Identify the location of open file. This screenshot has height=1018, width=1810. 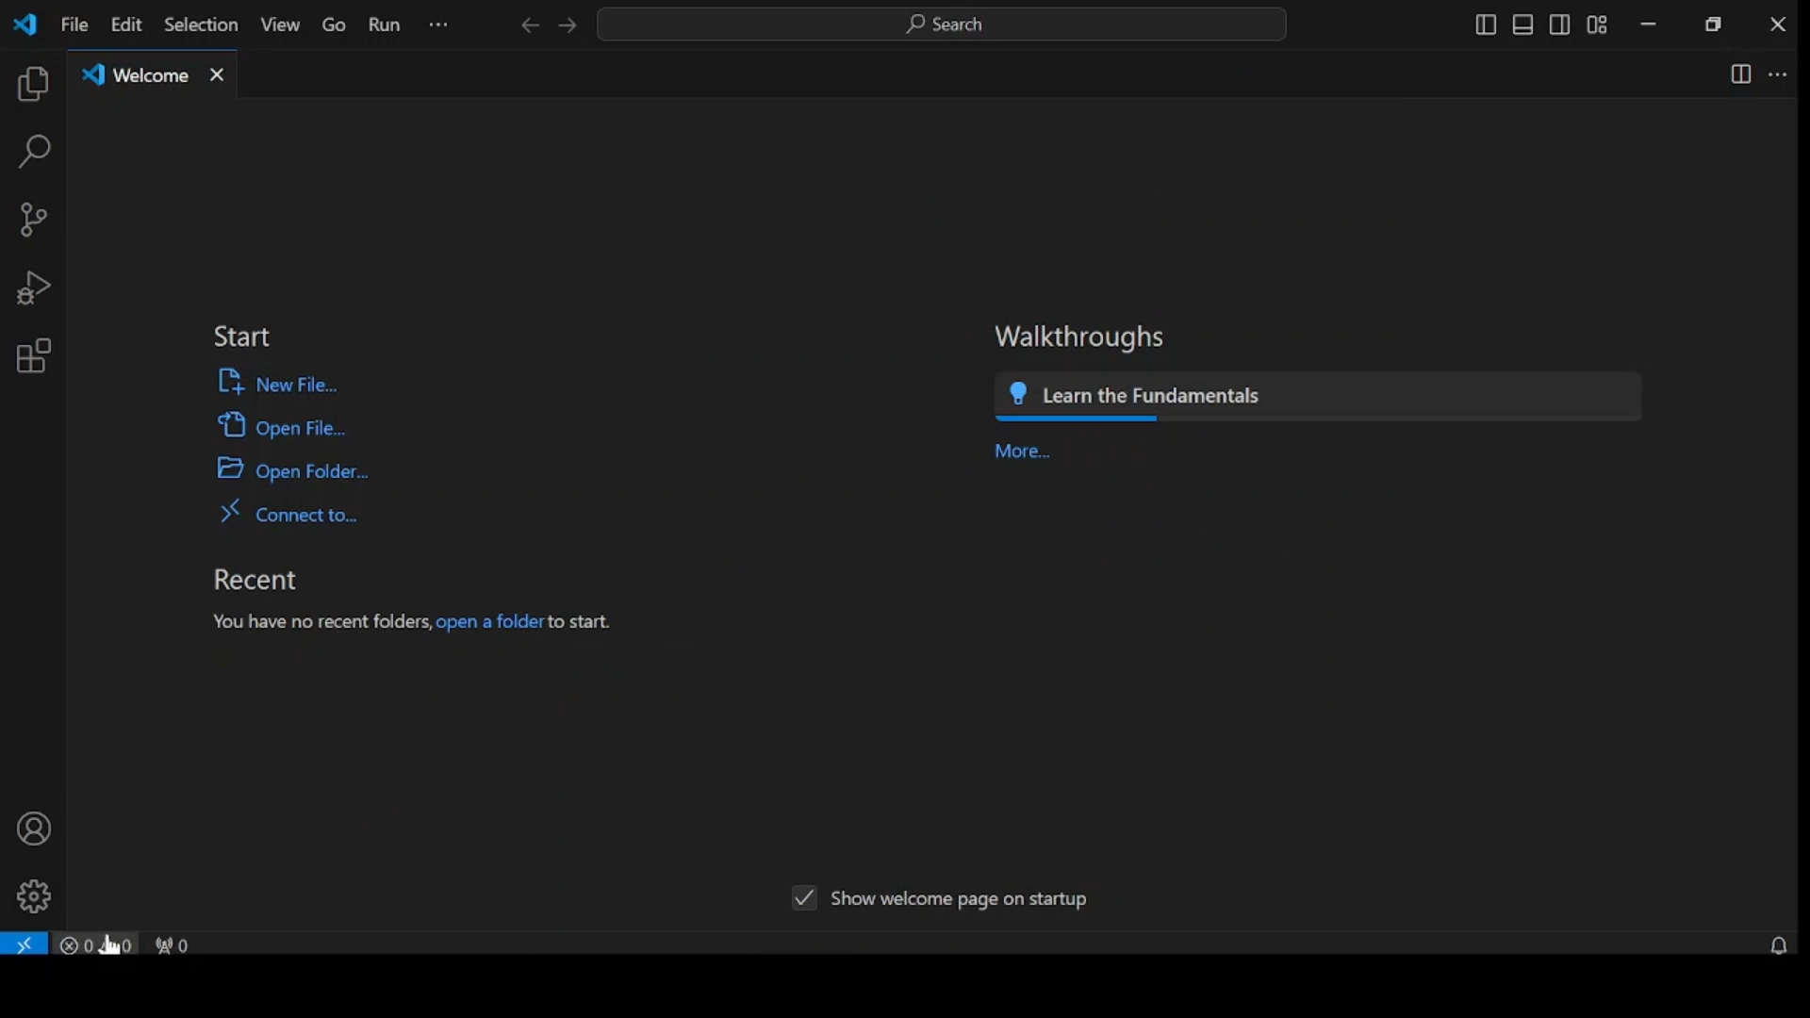
(282, 426).